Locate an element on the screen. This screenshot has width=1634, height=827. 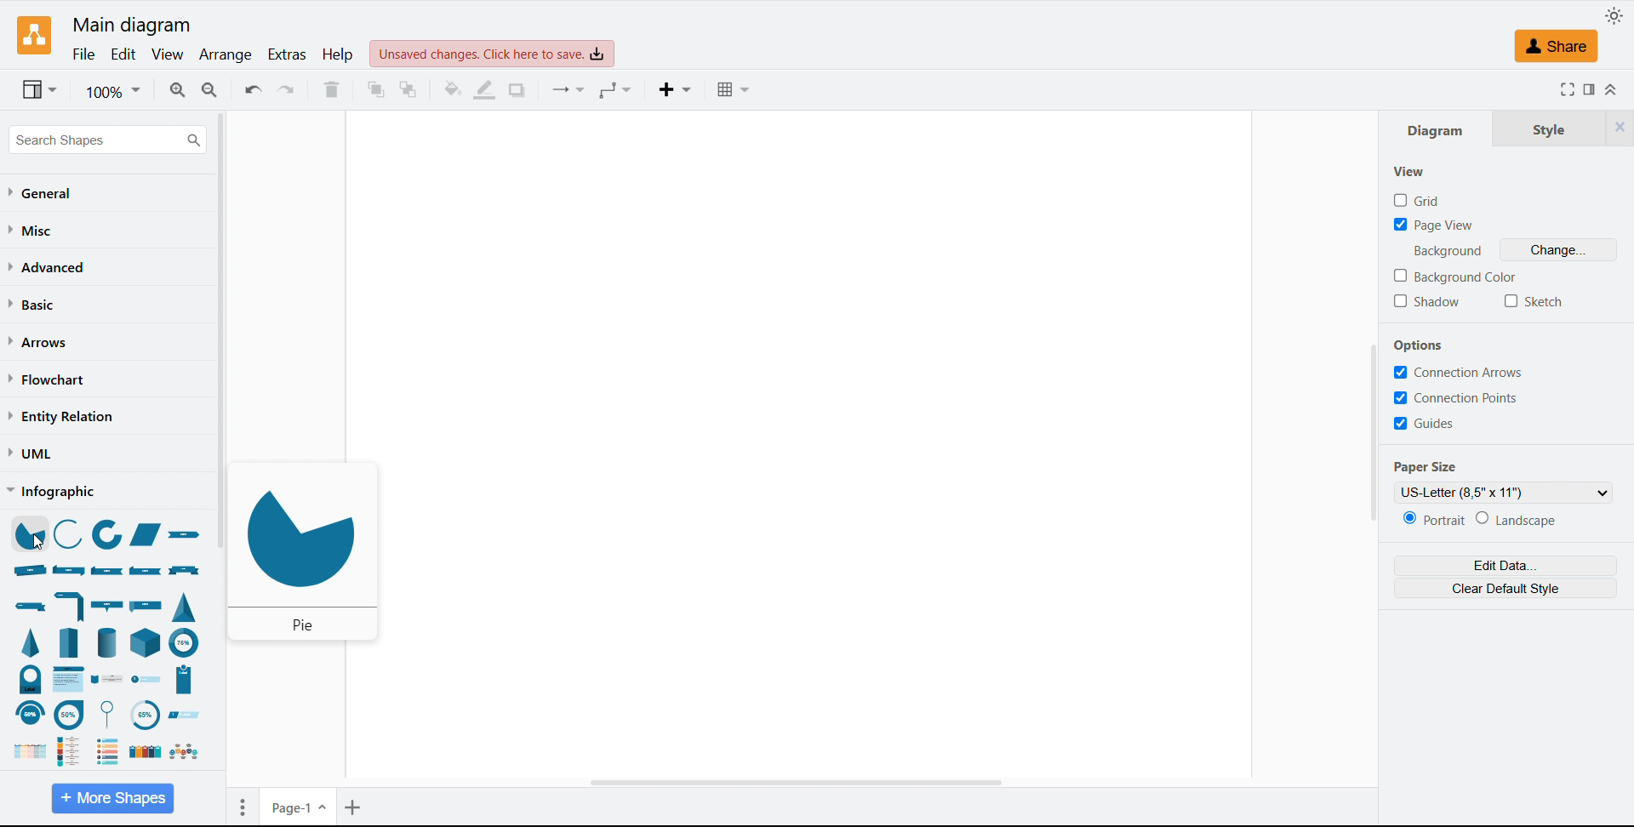
Style  is located at coordinates (1545, 128).